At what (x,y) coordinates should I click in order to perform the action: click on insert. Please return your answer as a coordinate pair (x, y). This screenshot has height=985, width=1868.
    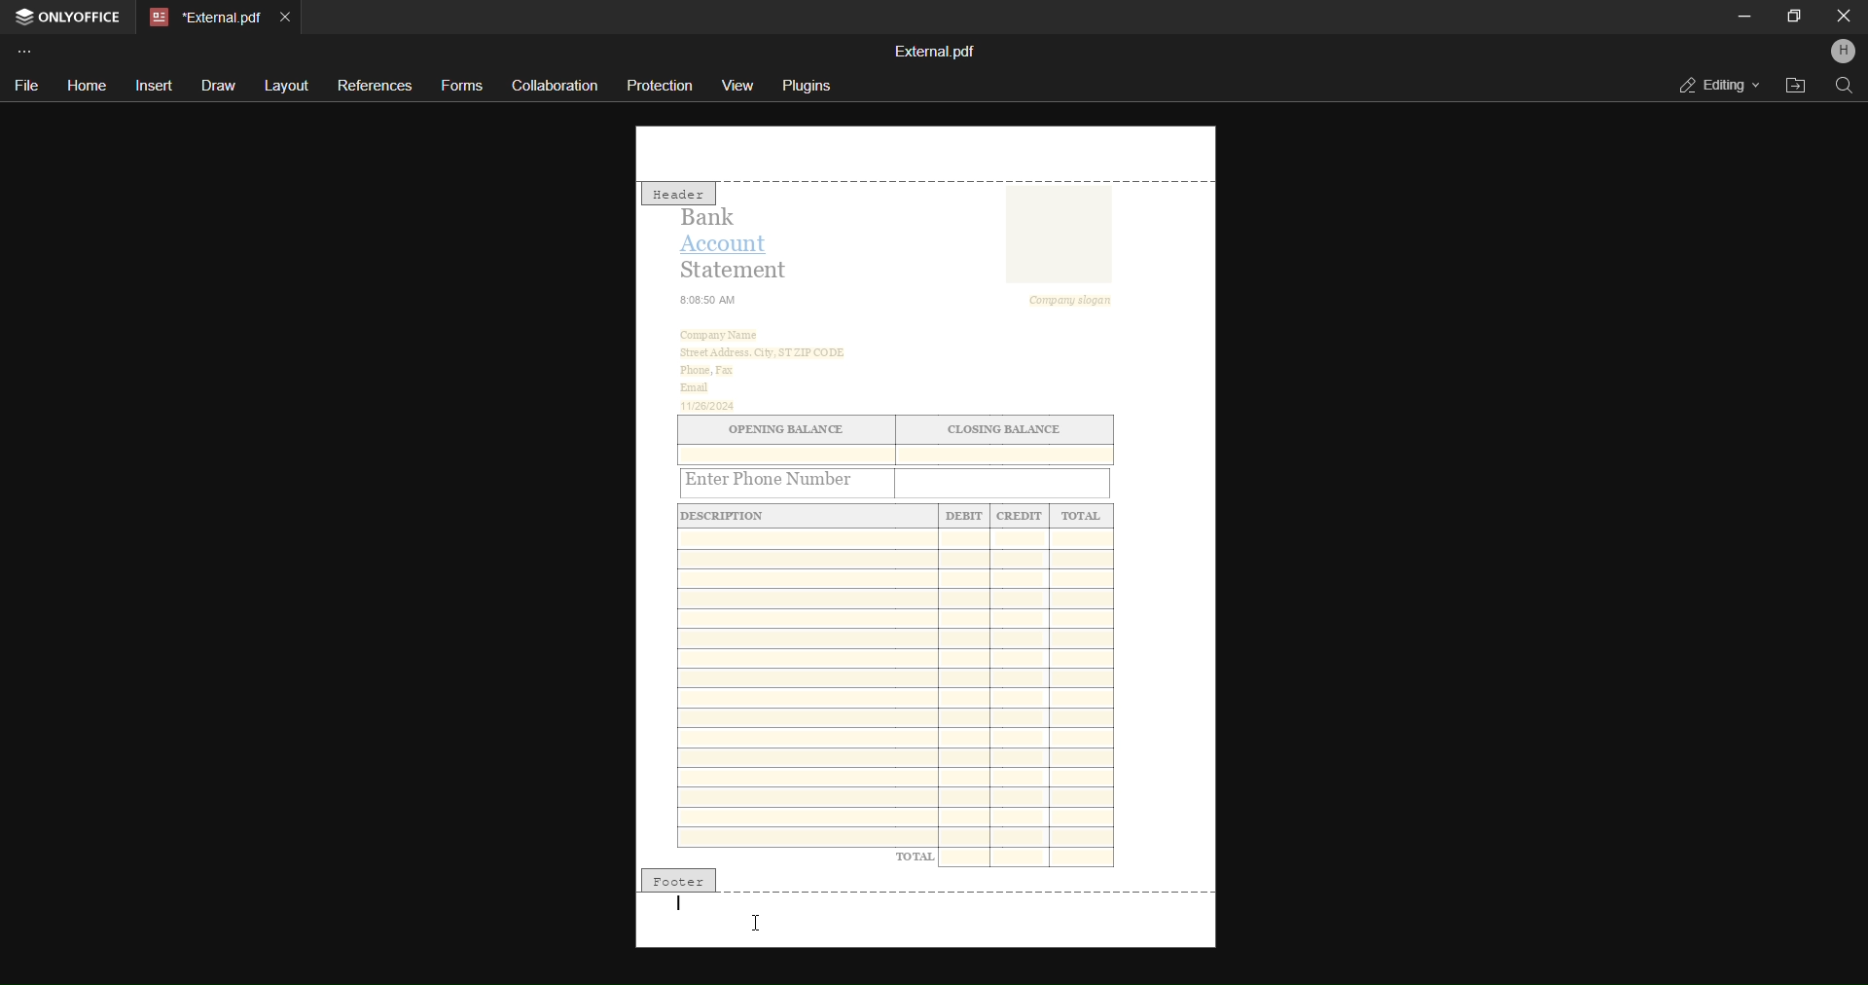
    Looking at the image, I should click on (153, 85).